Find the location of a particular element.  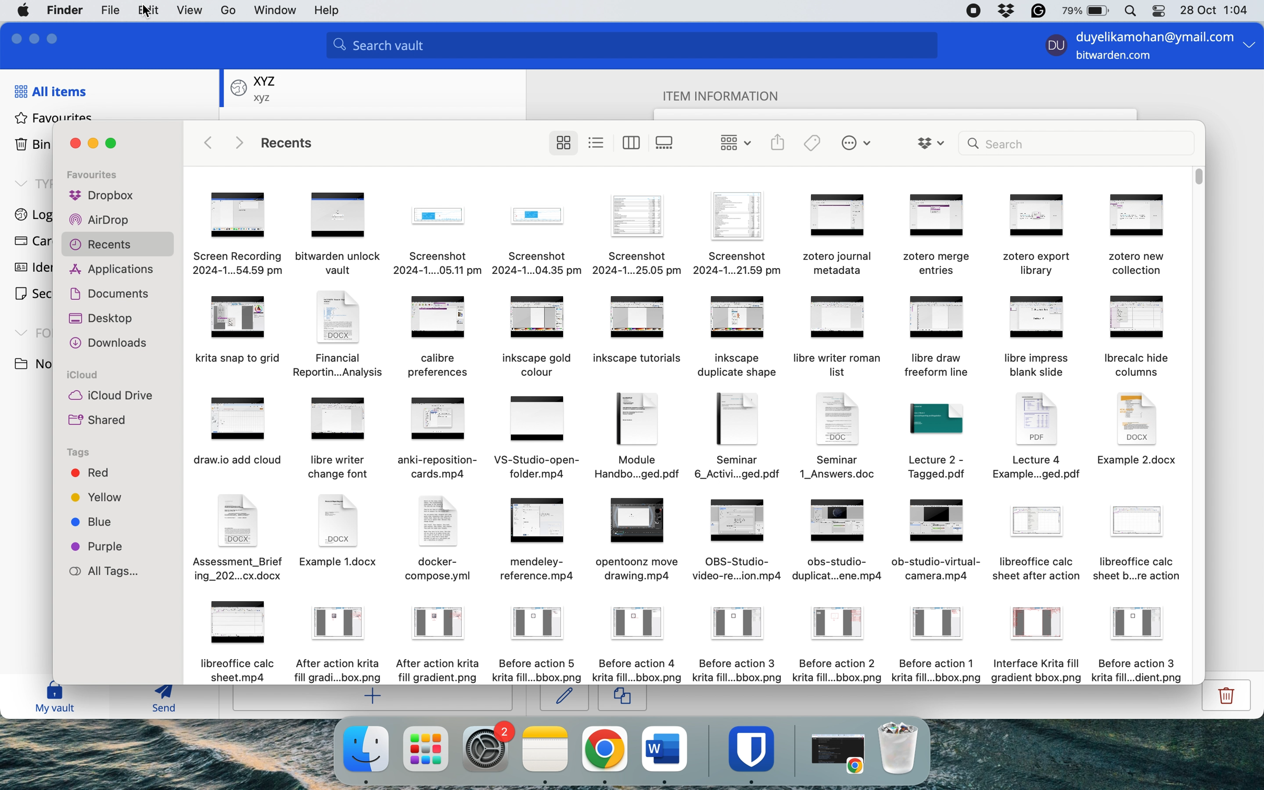

search valut is located at coordinates (639, 47).